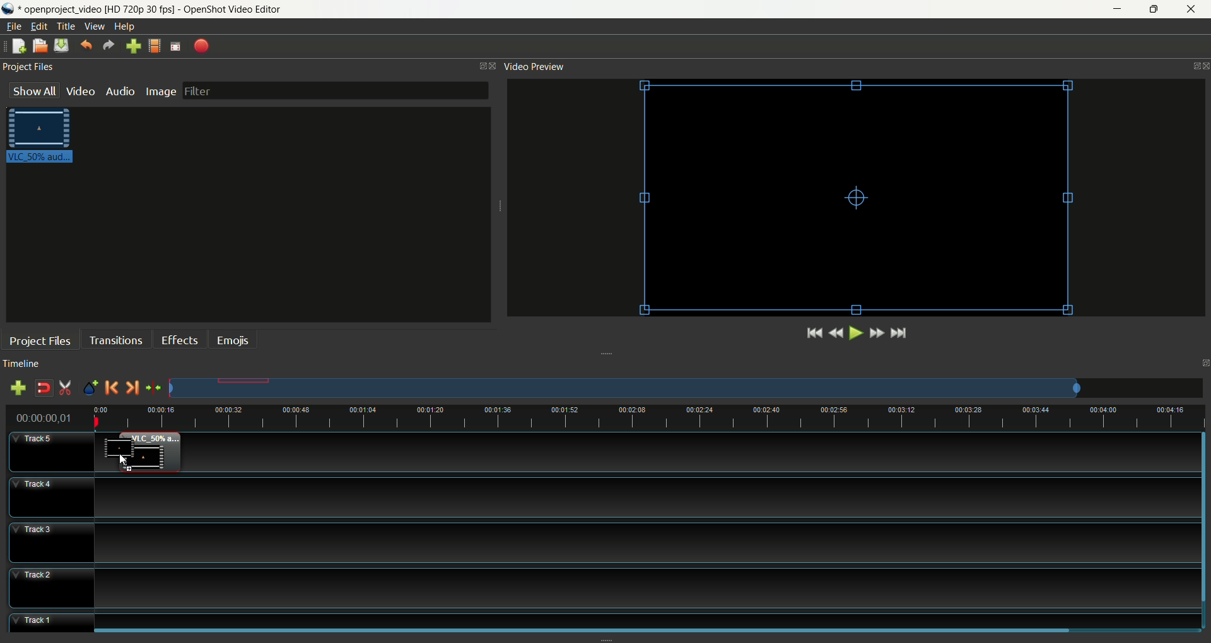 This screenshot has width=1211, height=643. What do you see at coordinates (856, 334) in the screenshot?
I see `play` at bounding box center [856, 334].